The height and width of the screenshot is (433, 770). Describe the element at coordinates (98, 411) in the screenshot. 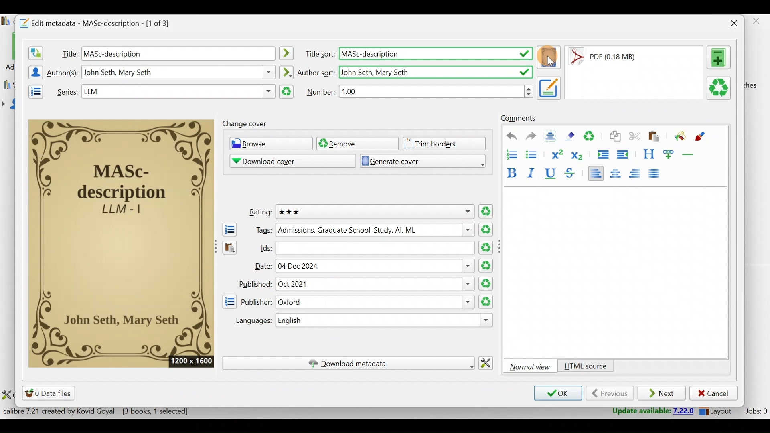

I see `Books count` at that location.